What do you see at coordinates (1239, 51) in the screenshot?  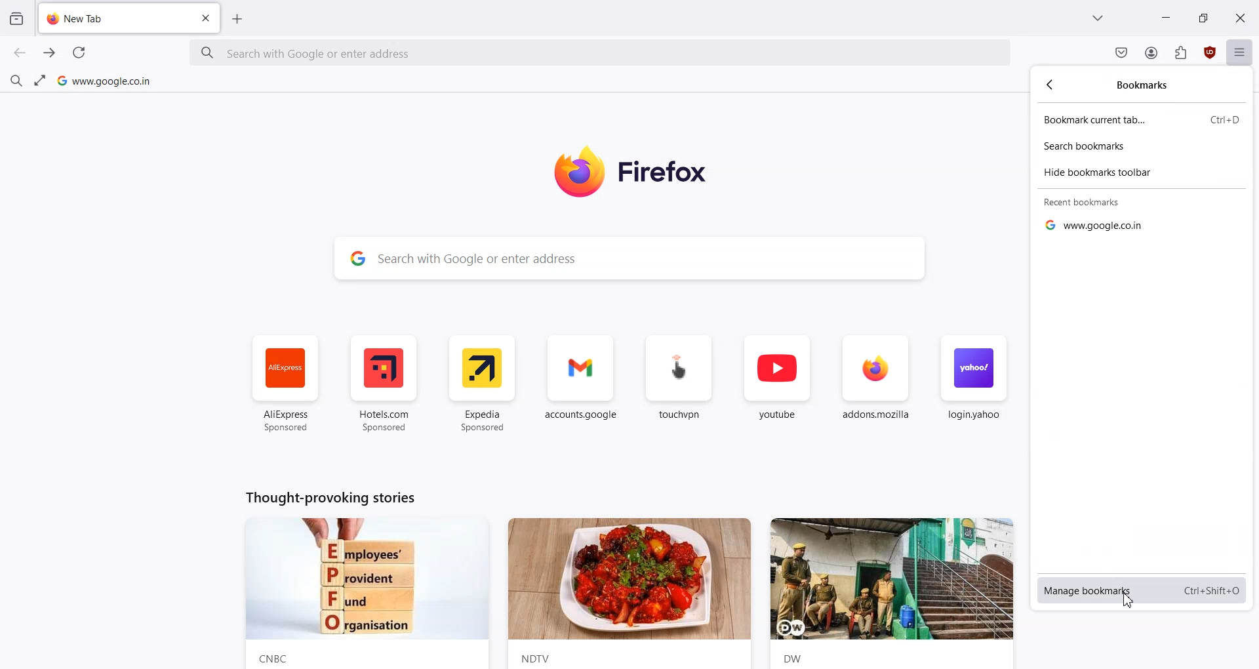 I see `Open application menu` at bounding box center [1239, 51].